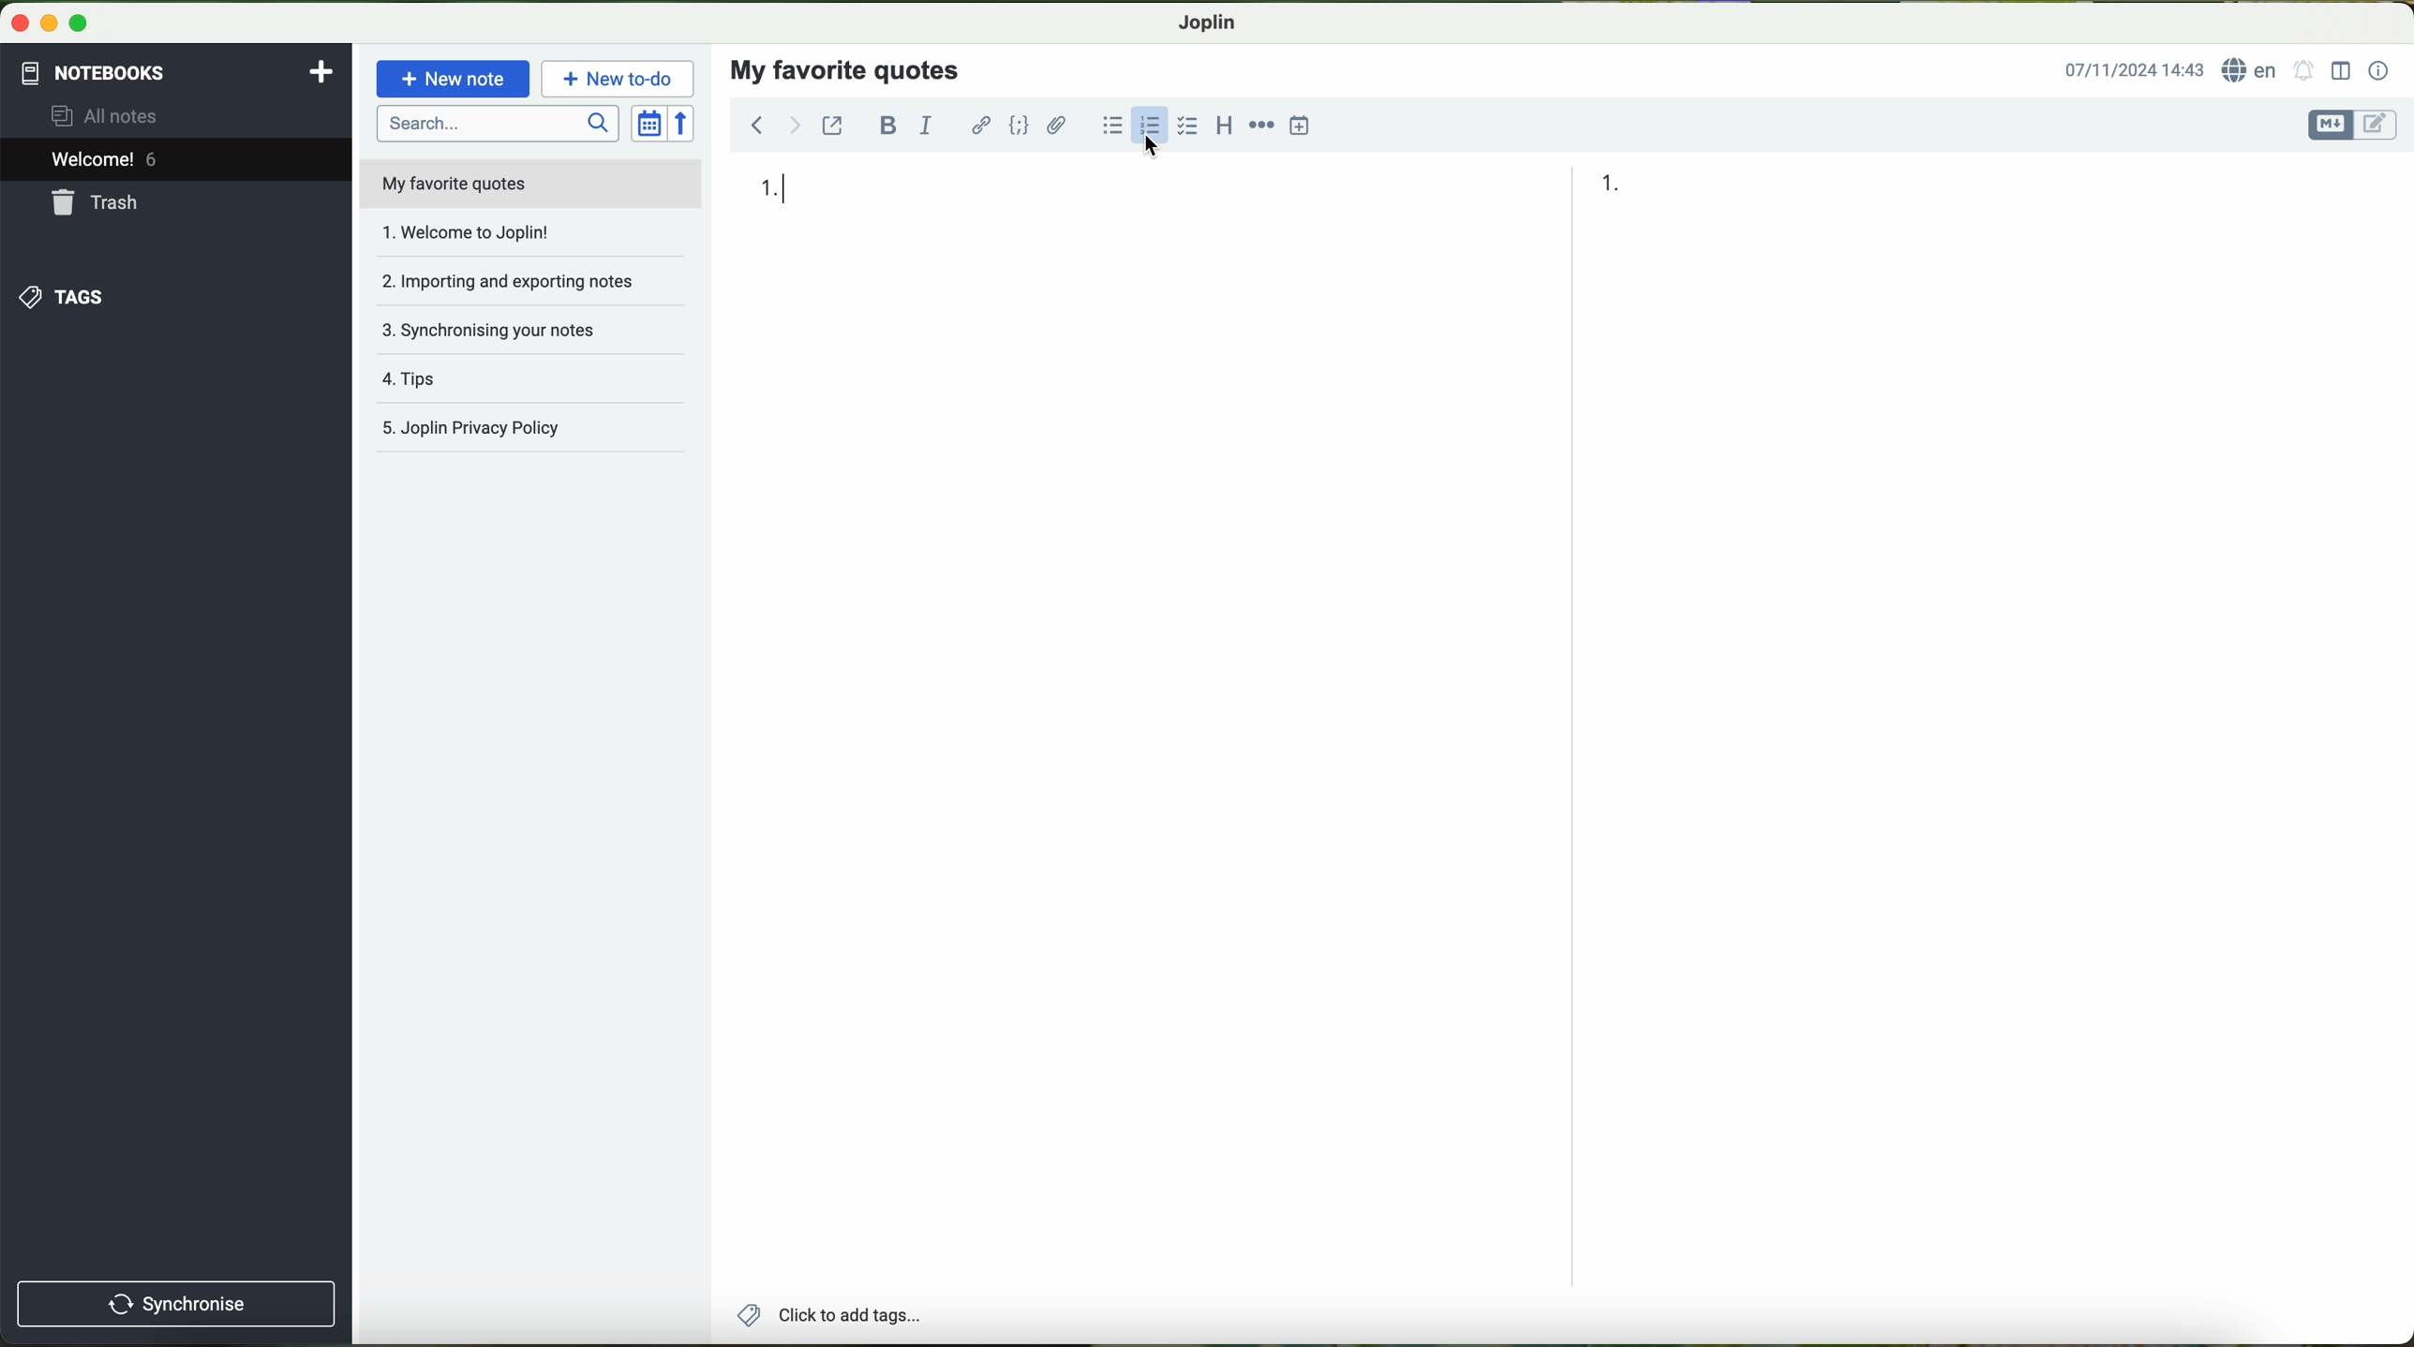  What do you see at coordinates (846, 68) in the screenshot?
I see `my favorite quotes` at bounding box center [846, 68].